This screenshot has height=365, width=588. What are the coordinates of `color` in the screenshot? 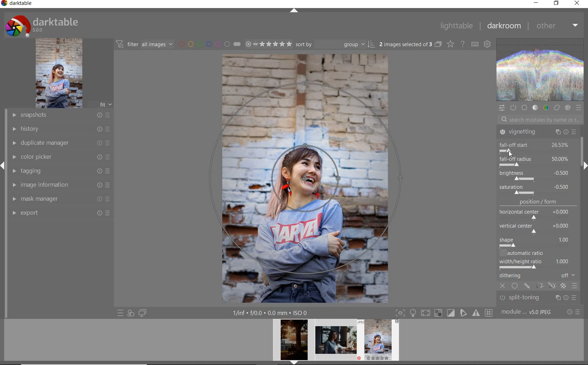 It's located at (546, 107).